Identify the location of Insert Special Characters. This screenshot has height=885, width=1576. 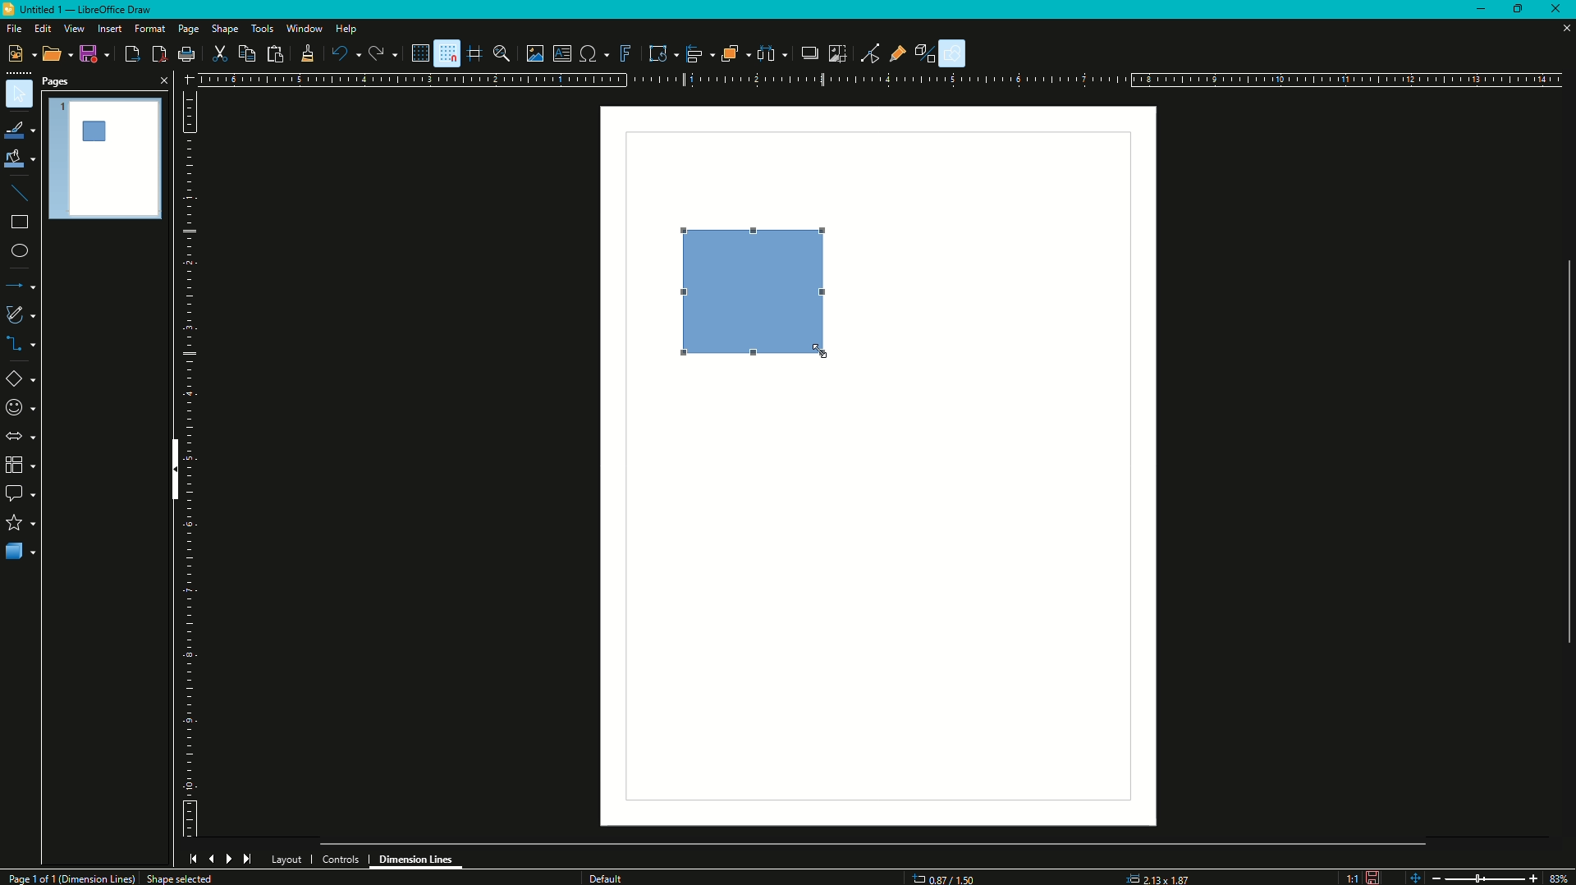
(593, 51).